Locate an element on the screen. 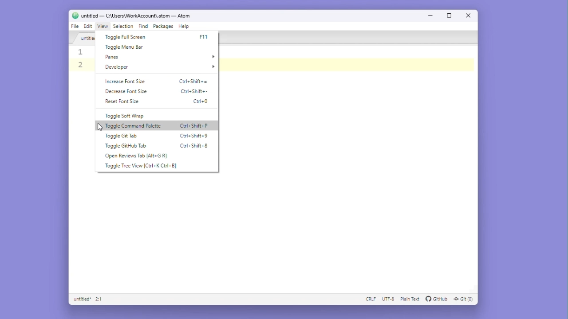 This screenshot has width=568, height=319. Developer is located at coordinates (160, 68).